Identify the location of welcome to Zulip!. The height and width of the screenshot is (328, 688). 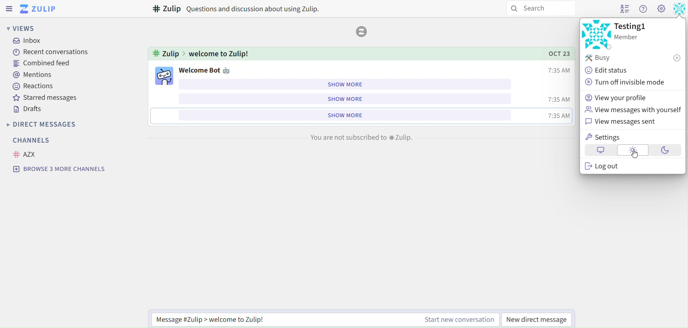
(221, 54).